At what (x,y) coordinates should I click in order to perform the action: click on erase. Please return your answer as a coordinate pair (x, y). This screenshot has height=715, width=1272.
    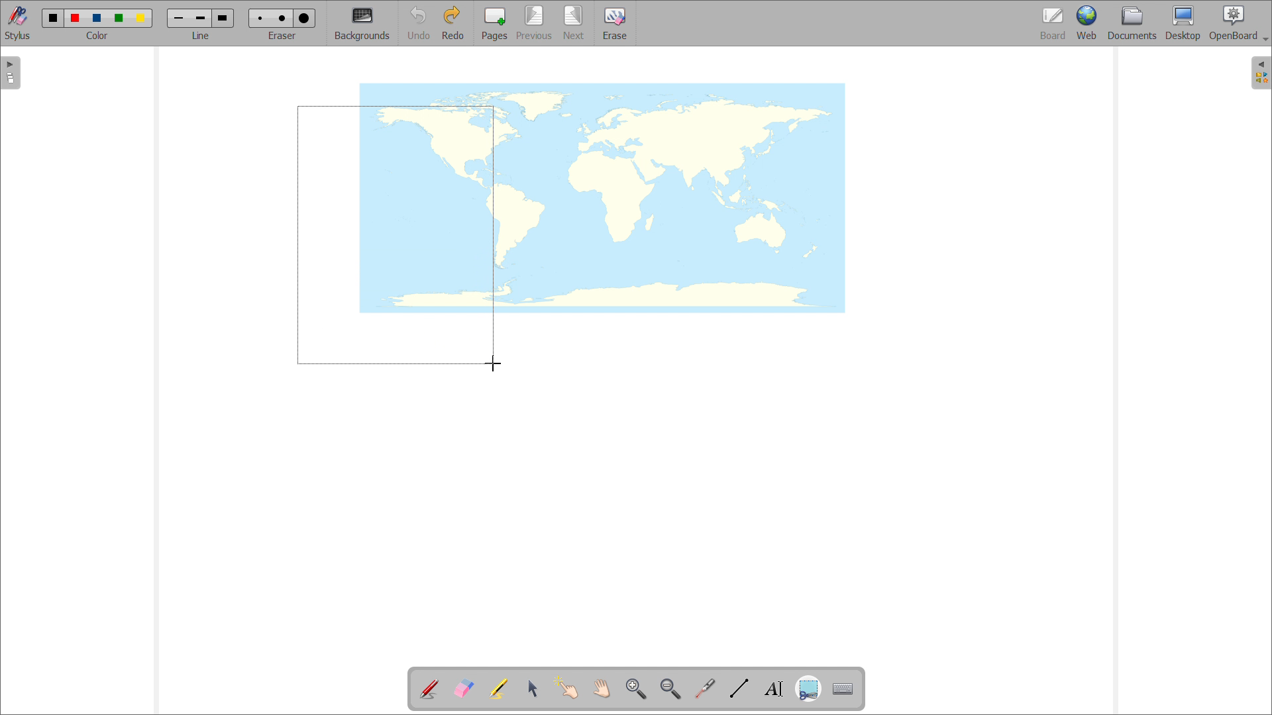
    Looking at the image, I should click on (615, 23).